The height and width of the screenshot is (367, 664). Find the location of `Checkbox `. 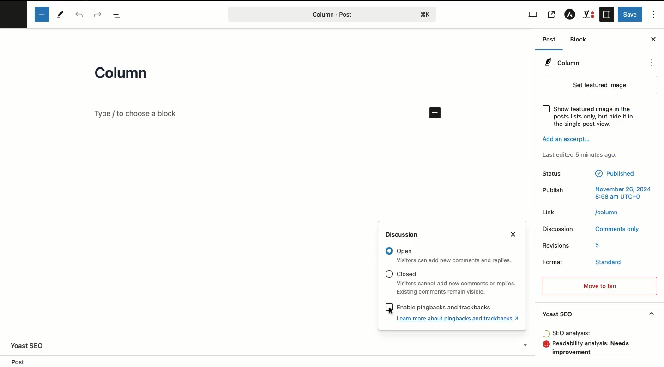

Checkbox  is located at coordinates (390, 307).